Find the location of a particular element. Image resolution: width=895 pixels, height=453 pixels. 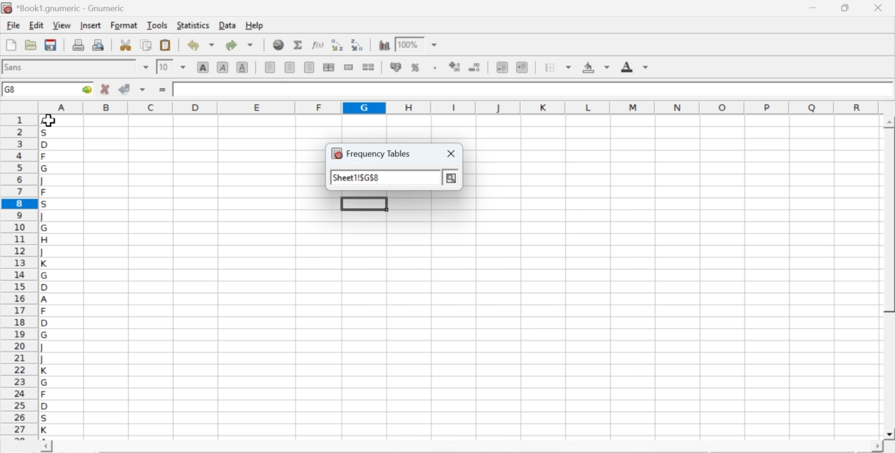

restore down is located at coordinates (846, 8).